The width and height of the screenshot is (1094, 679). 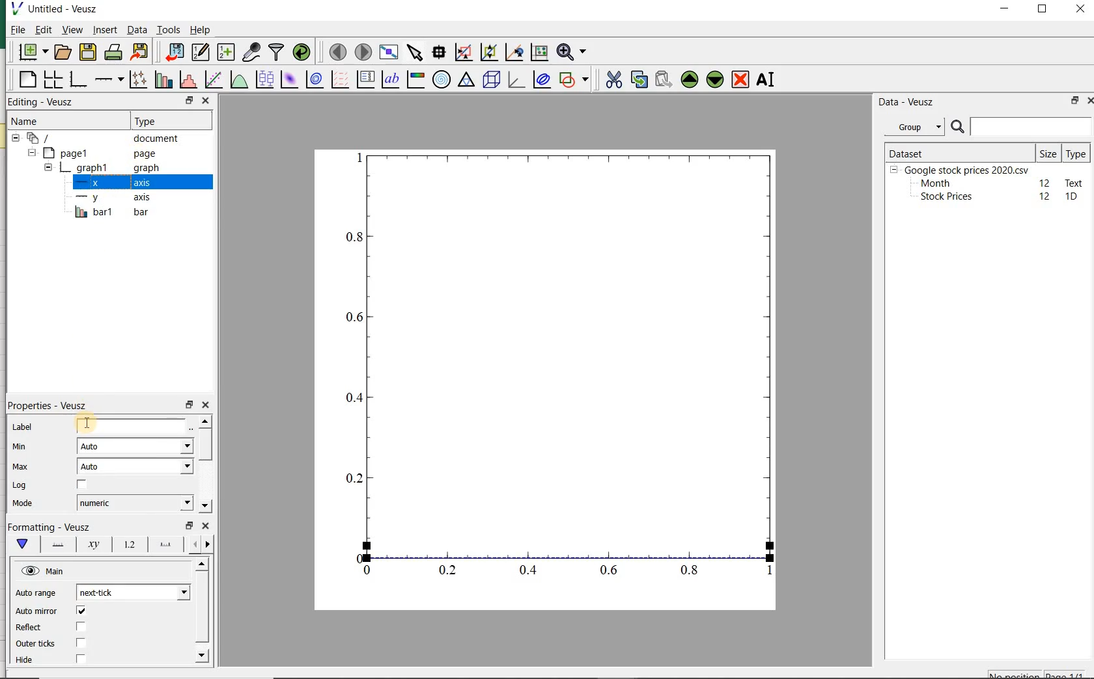 I want to click on close, so click(x=206, y=405).